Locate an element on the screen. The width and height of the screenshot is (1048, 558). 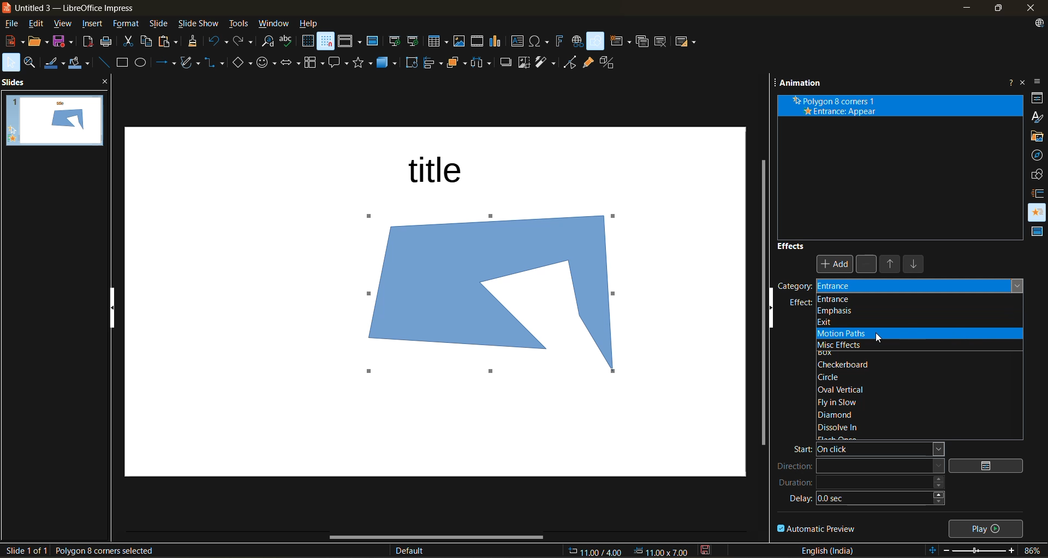
insert line is located at coordinates (104, 62).